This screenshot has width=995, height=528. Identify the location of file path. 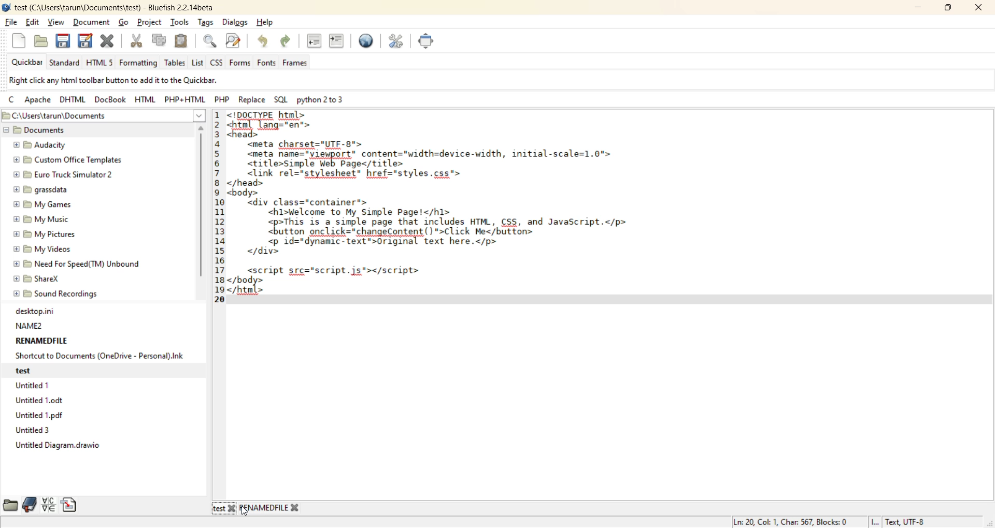
(93, 116).